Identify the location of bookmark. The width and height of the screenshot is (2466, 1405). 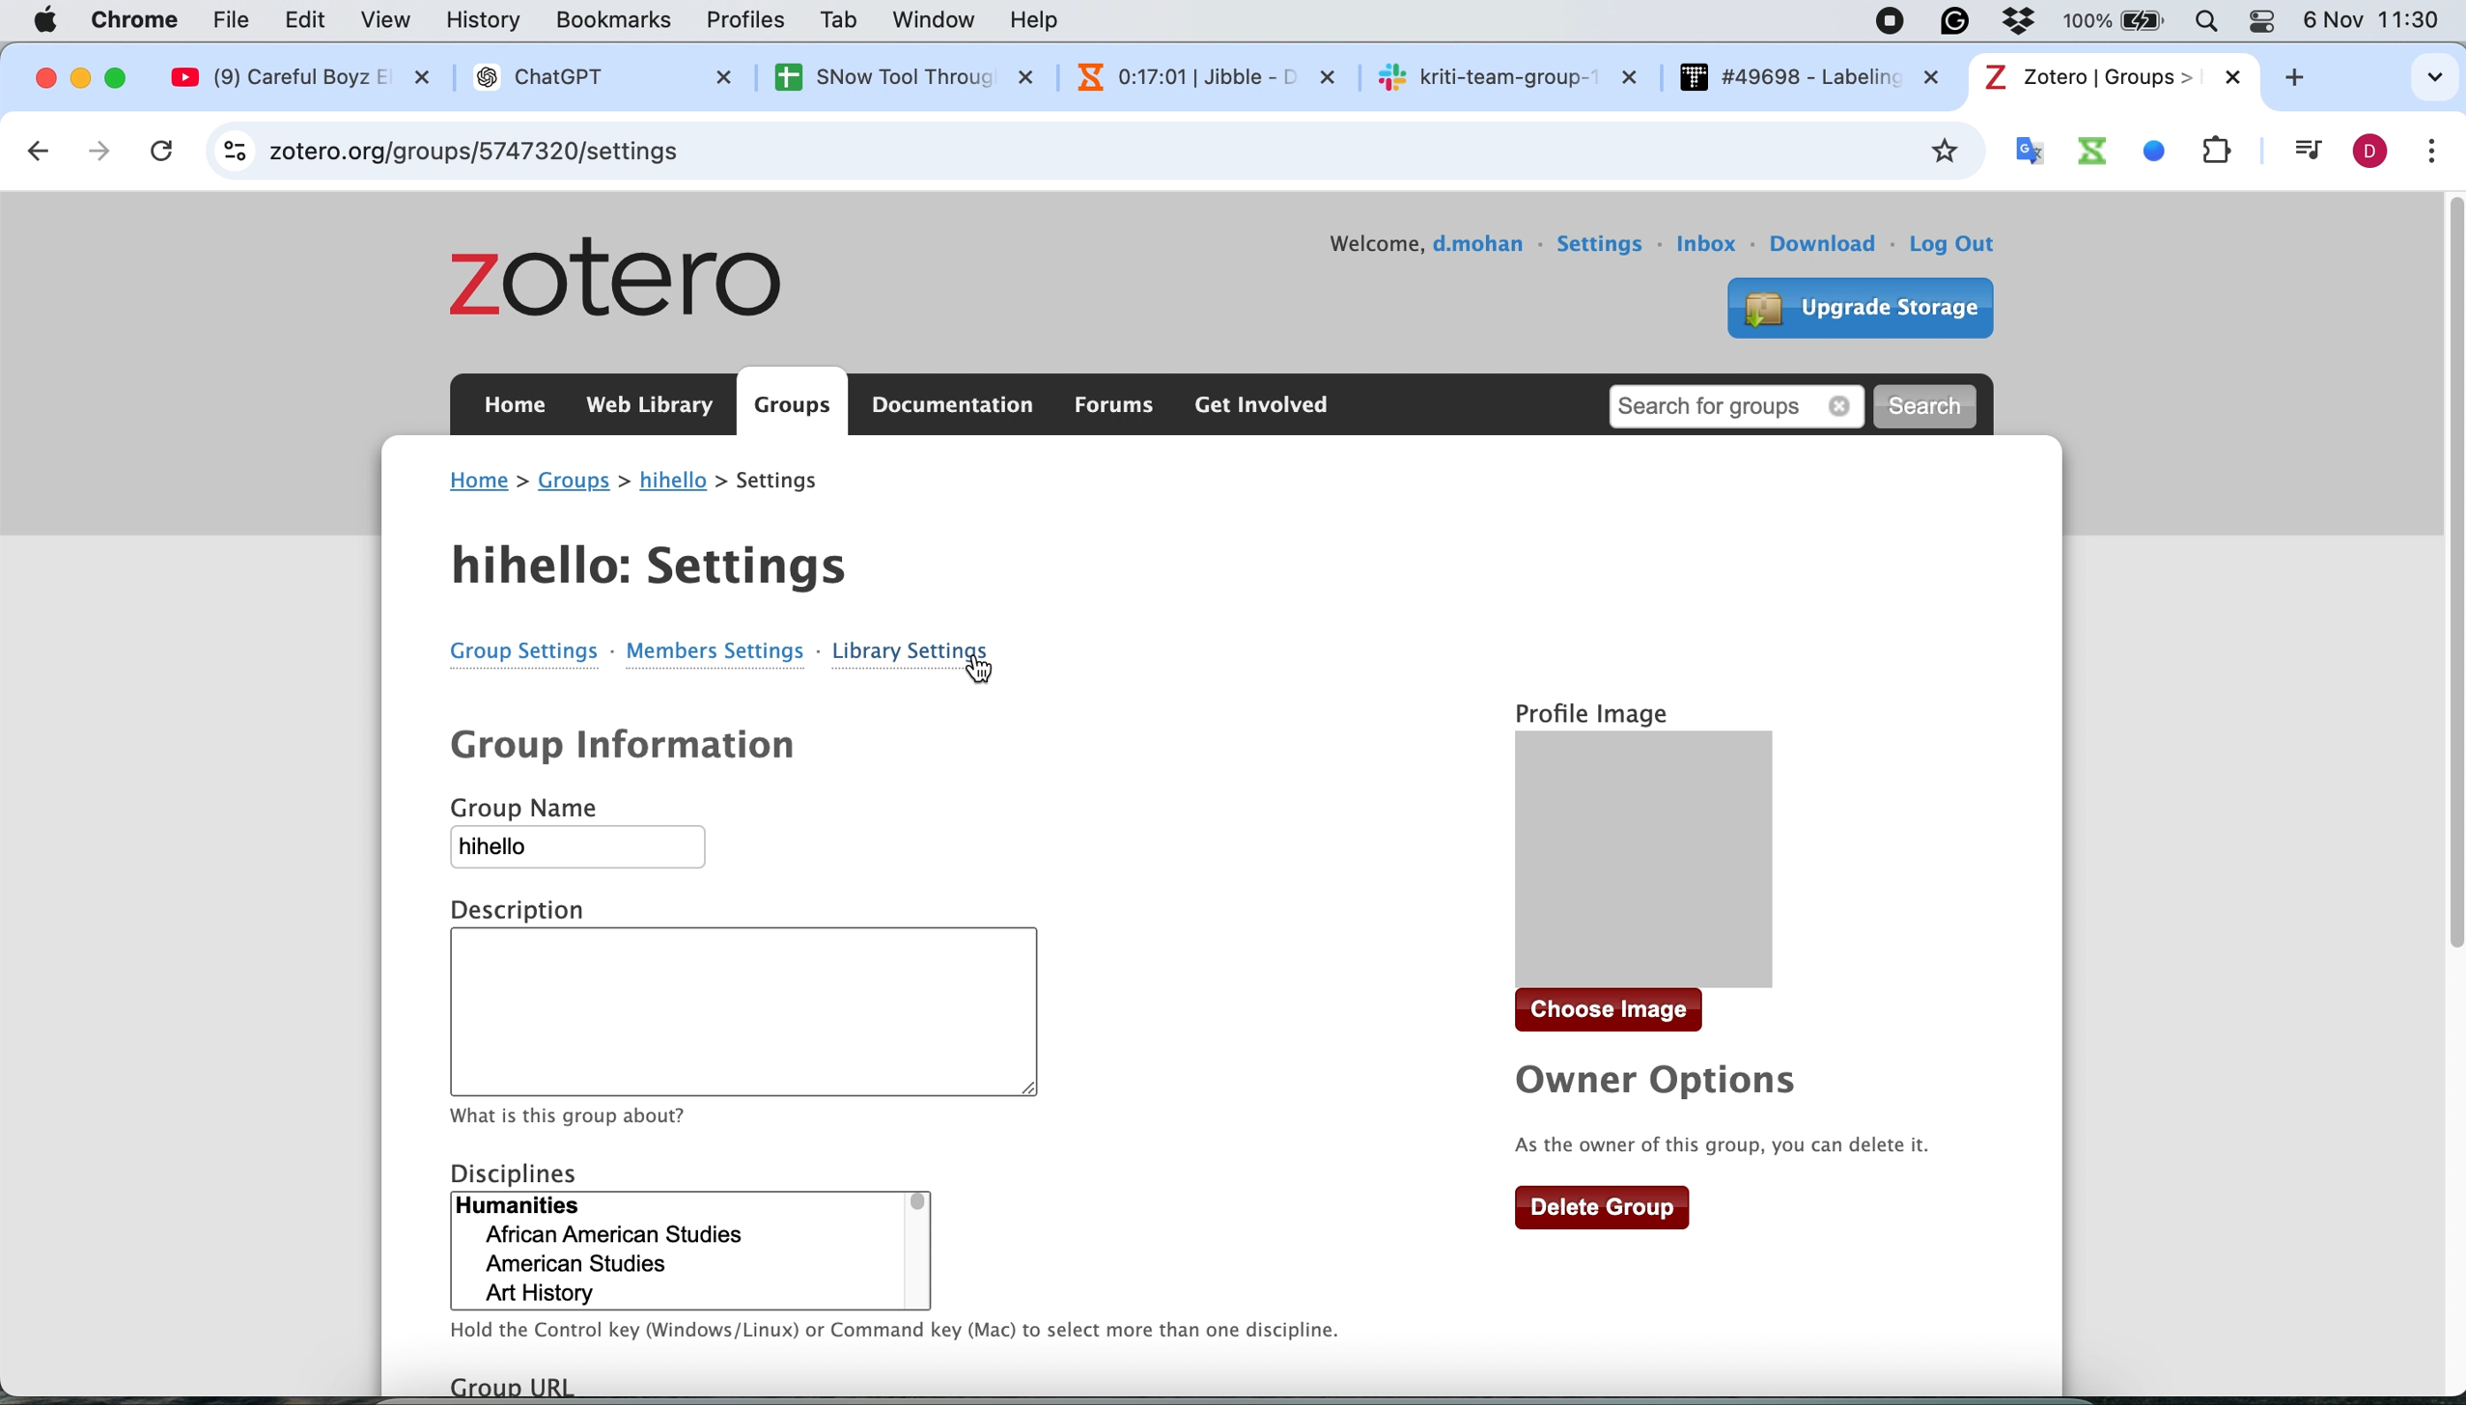
(1941, 152).